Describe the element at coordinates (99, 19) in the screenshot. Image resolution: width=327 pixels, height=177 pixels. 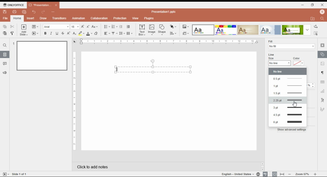
I see `collaboration` at that location.